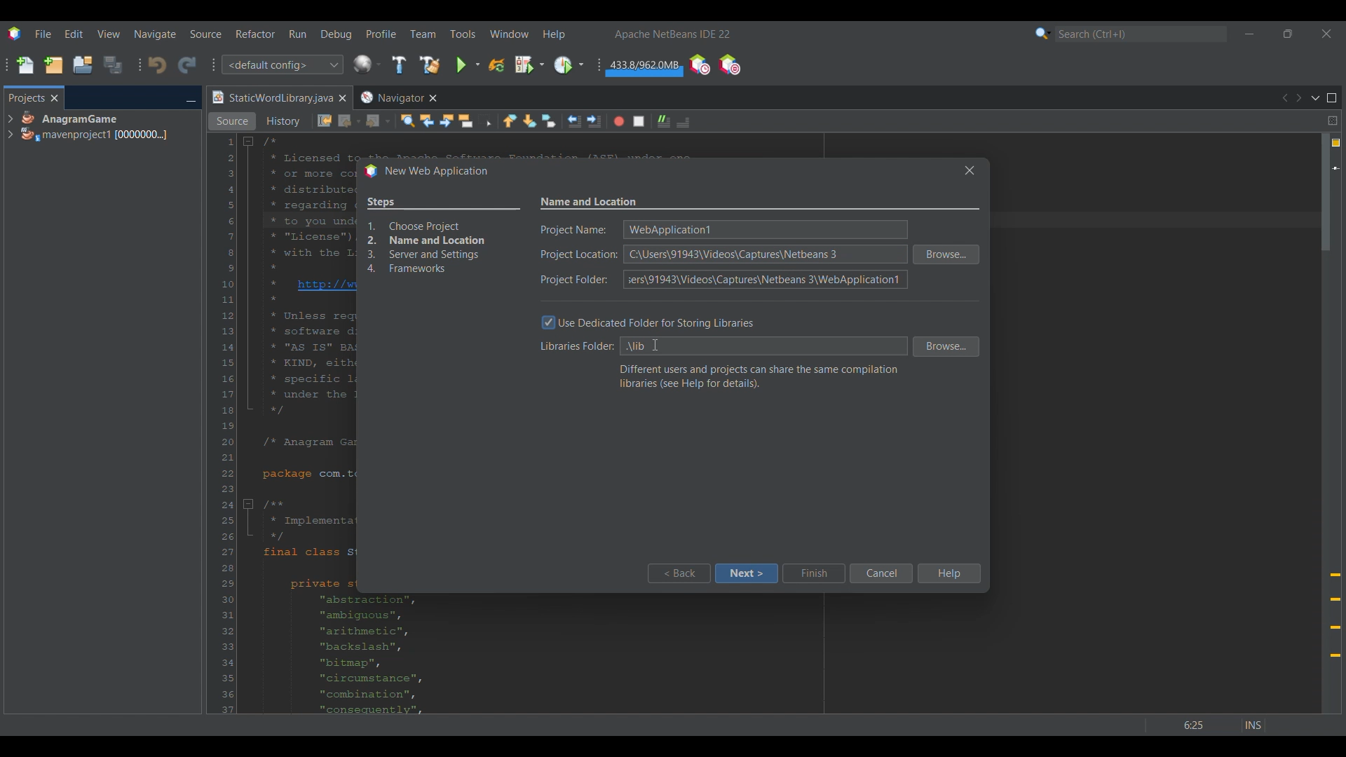  I want to click on Toggle on, so click(549, 323).